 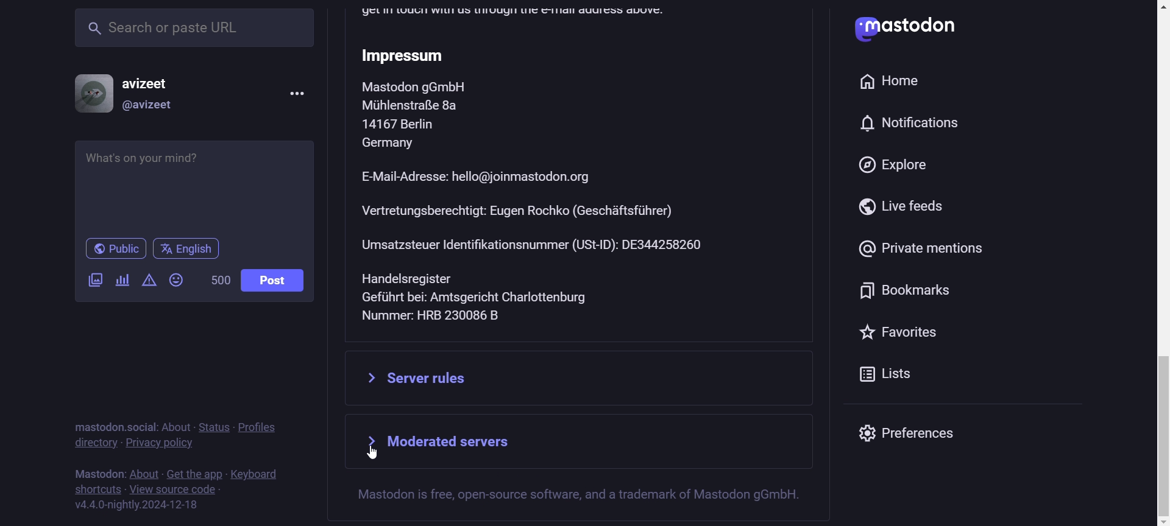 What do you see at coordinates (175, 491) in the screenshot?
I see `view source code` at bounding box center [175, 491].